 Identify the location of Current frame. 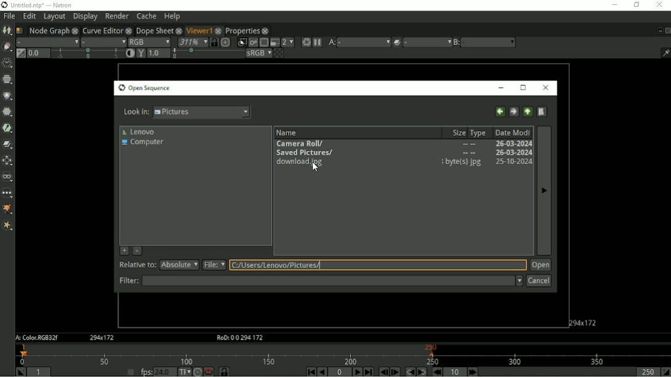
(340, 372).